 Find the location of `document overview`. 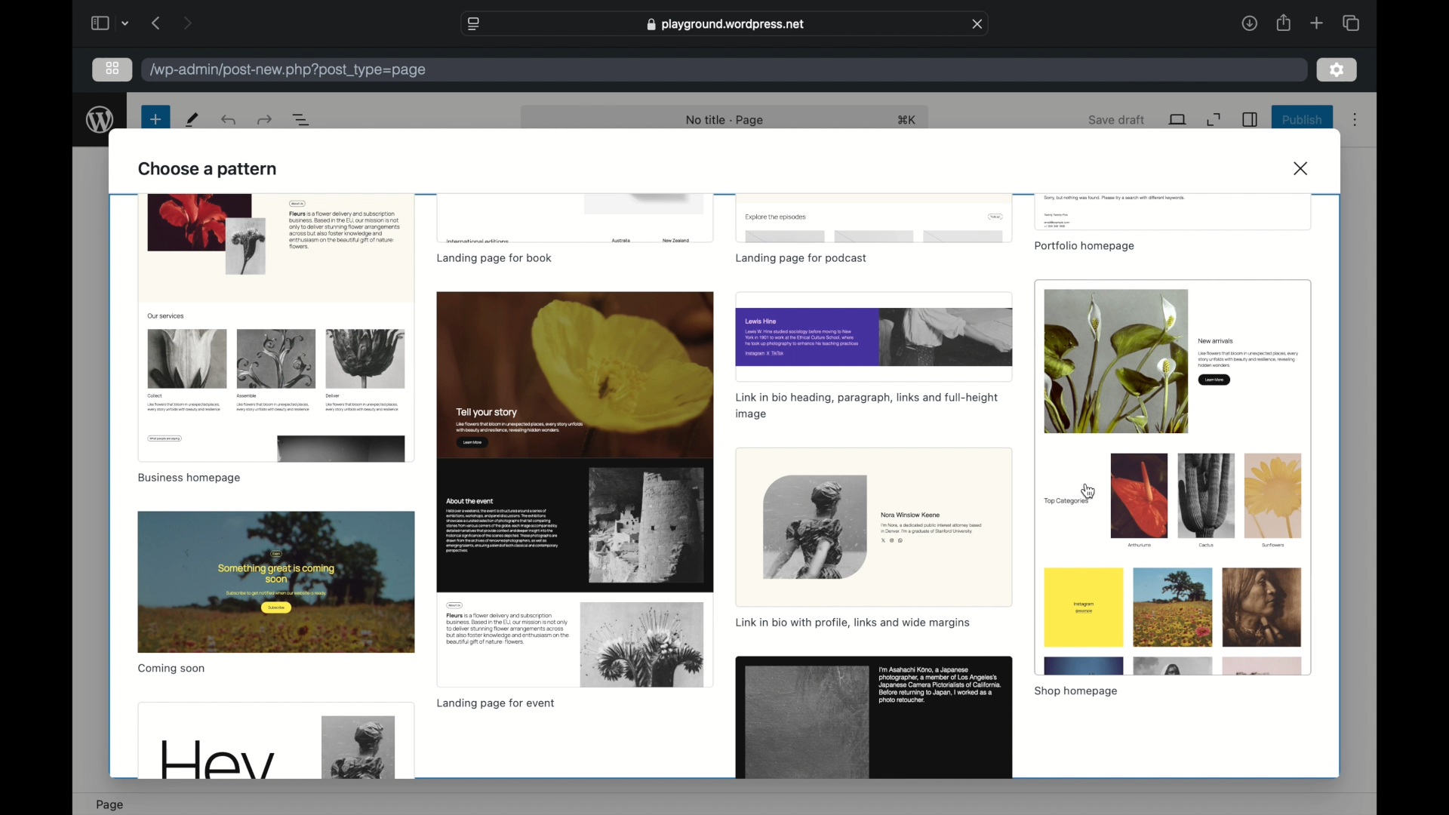

document overview is located at coordinates (303, 118).